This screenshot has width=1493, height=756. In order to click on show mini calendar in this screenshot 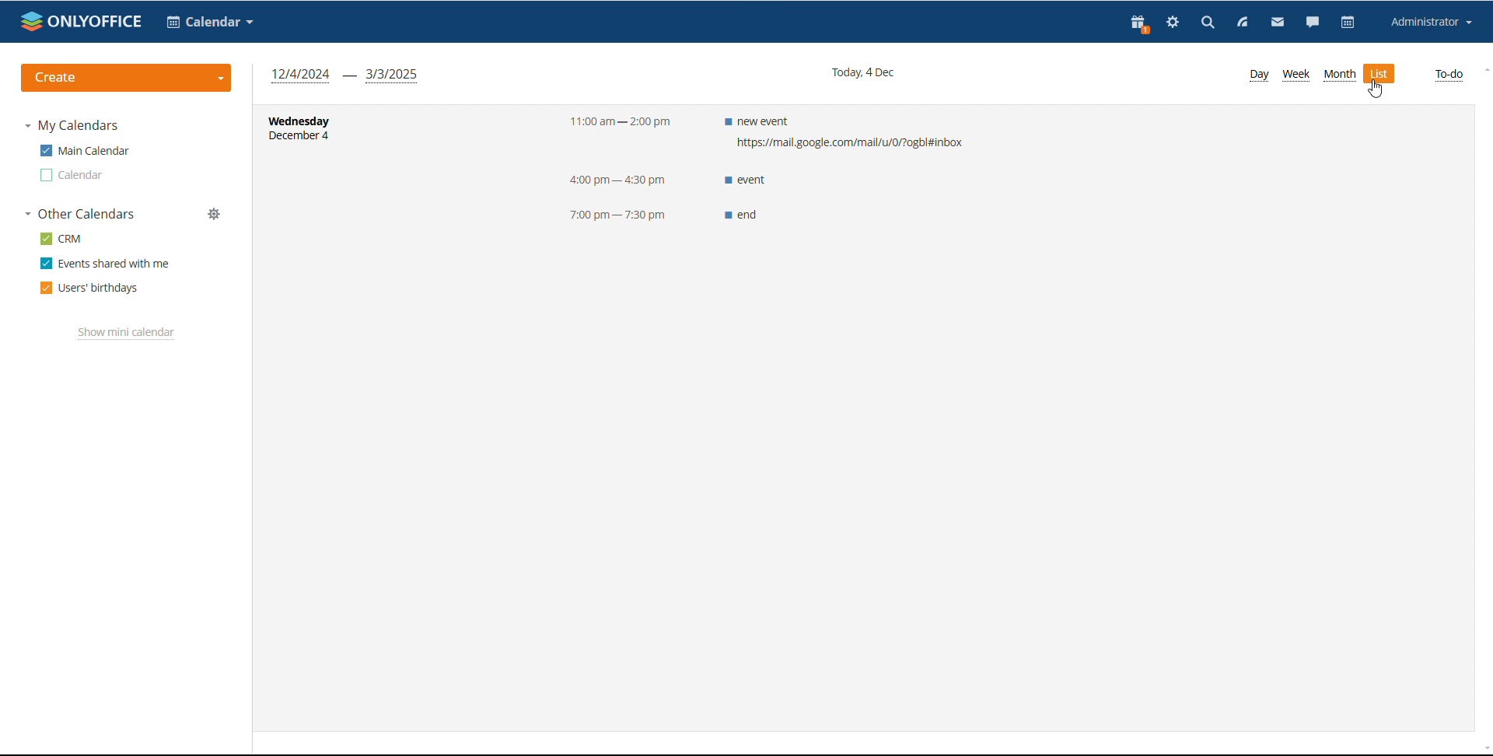, I will do `click(127, 333)`.